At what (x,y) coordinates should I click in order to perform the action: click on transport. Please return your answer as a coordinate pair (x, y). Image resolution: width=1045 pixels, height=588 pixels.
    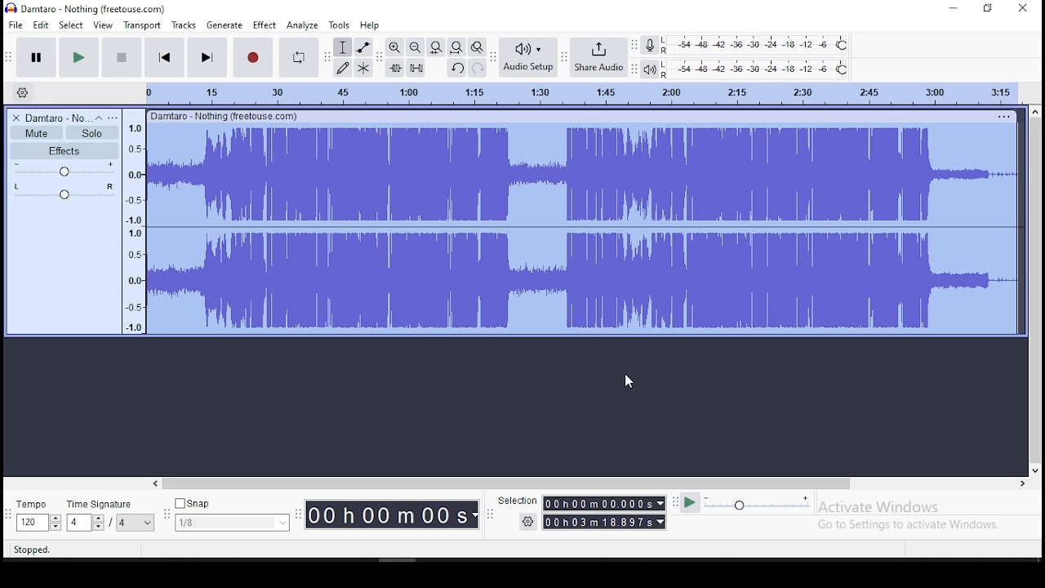
    Looking at the image, I should click on (141, 24).